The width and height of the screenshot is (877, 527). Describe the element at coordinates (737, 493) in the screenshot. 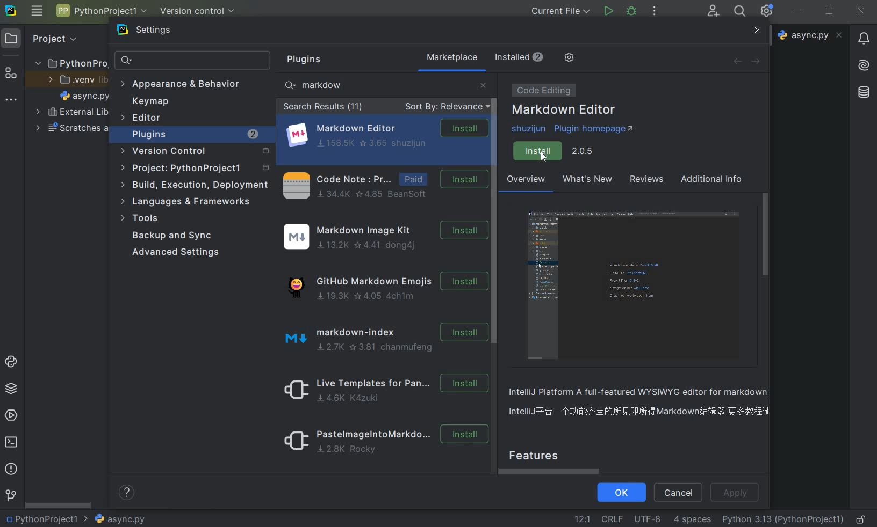

I see `apply` at that location.